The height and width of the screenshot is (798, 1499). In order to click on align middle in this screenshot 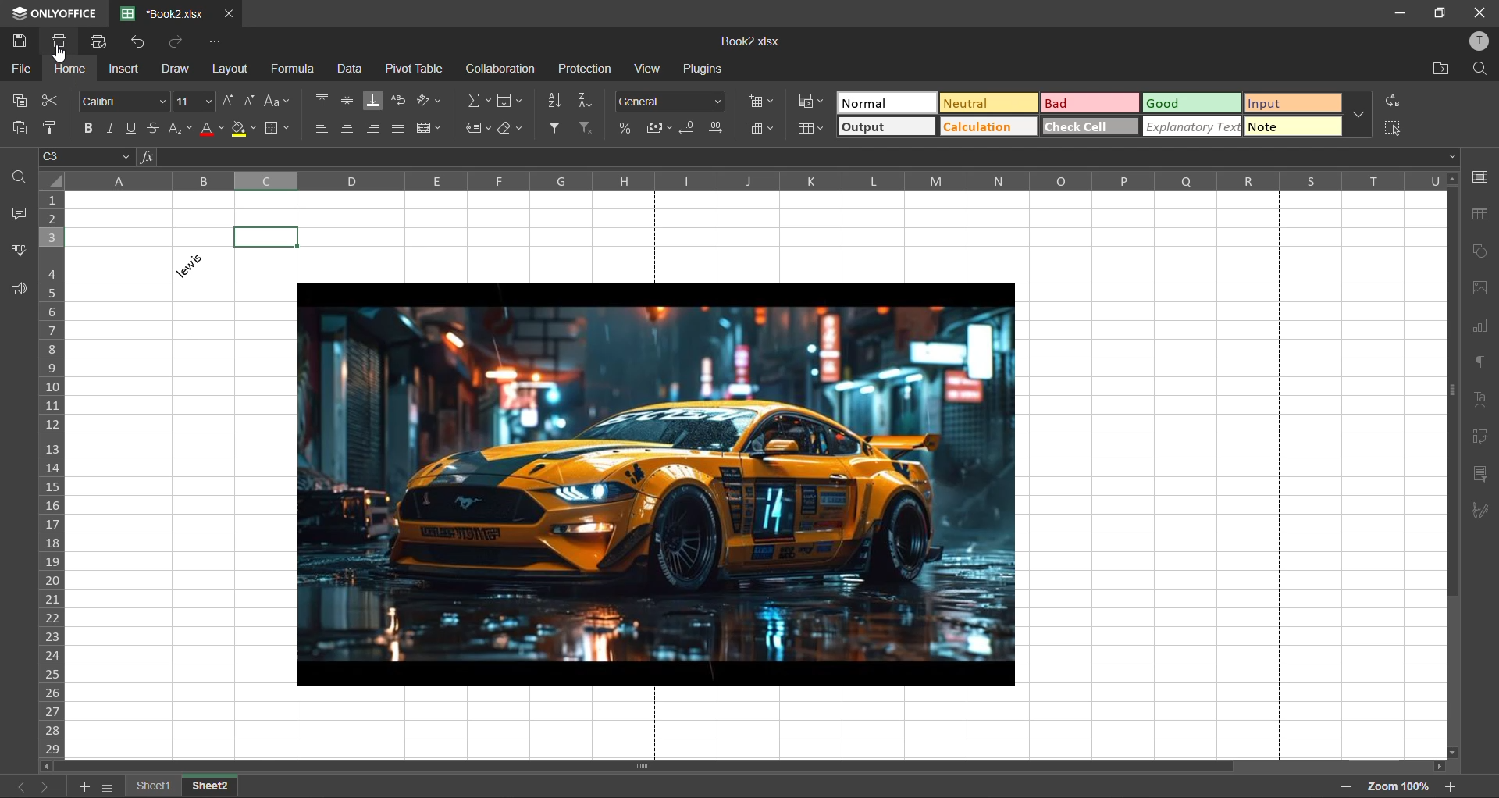, I will do `click(347, 101)`.